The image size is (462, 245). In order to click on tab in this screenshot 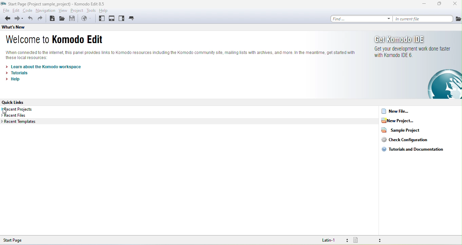, I will do `click(134, 18)`.